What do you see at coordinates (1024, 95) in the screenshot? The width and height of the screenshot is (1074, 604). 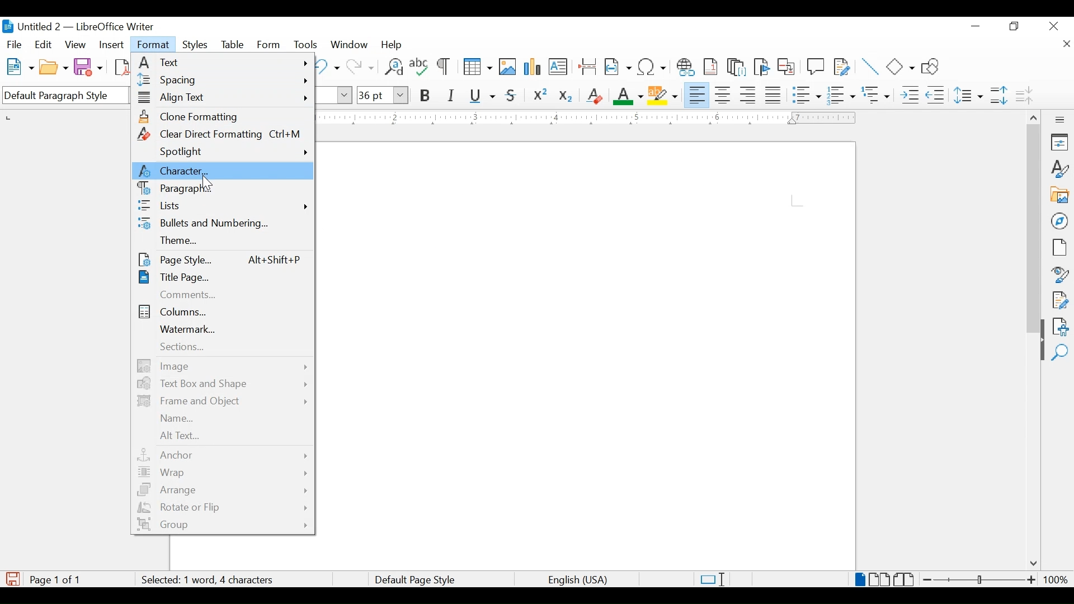 I see `decrease paragraph spacing` at bounding box center [1024, 95].